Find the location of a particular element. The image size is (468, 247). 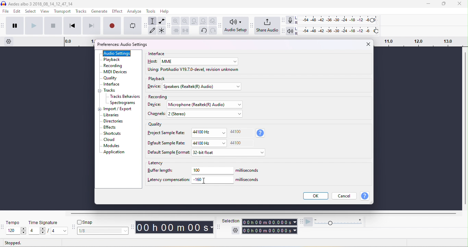

multi tool is located at coordinates (162, 31).